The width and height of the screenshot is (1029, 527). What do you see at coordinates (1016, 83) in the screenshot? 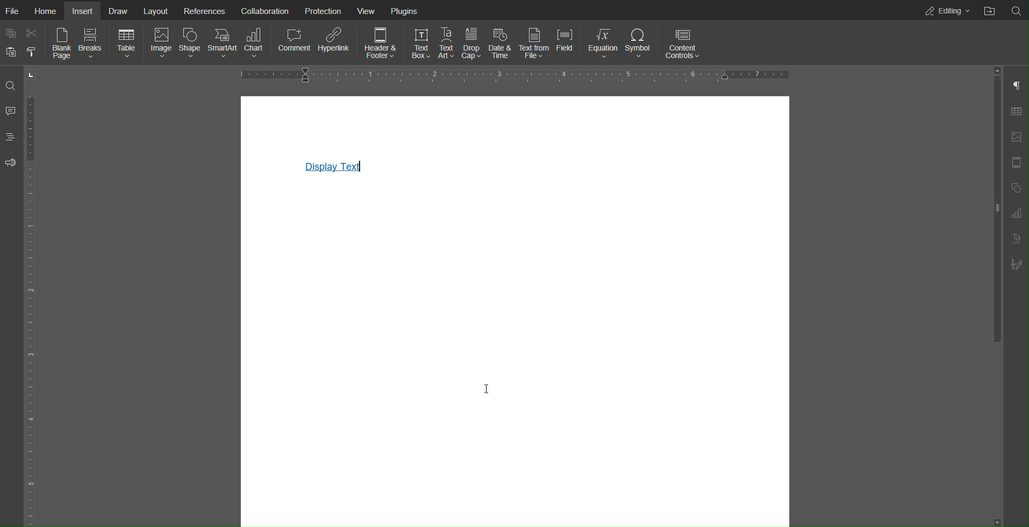
I see `Paragraph Settings` at bounding box center [1016, 83].